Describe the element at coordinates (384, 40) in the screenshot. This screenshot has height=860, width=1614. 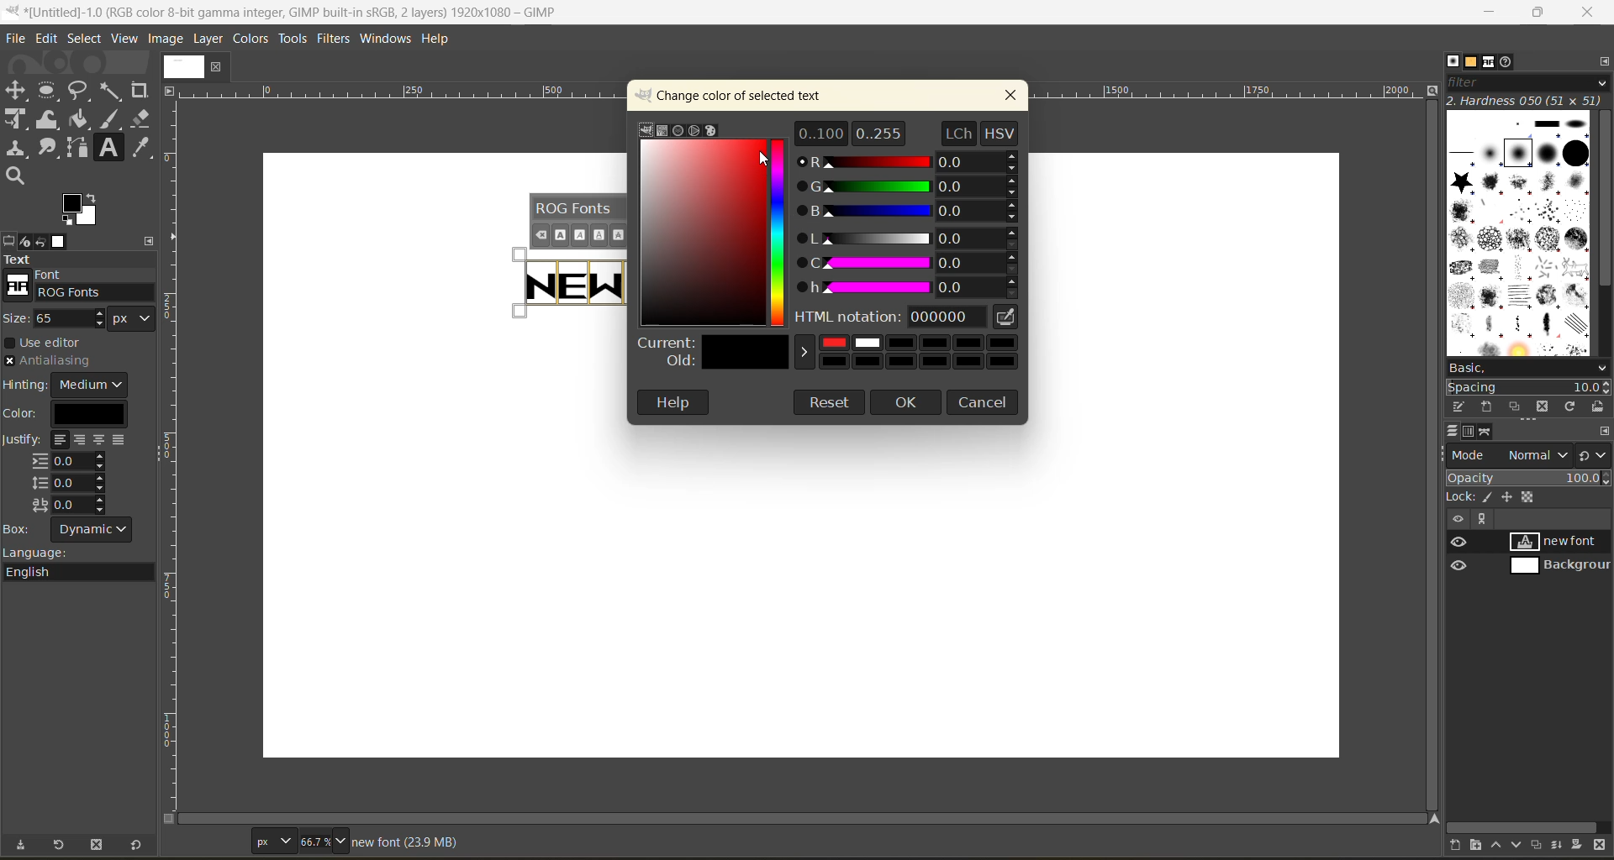
I see `windows` at that location.